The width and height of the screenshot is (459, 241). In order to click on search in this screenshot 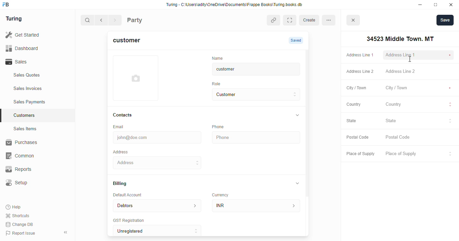, I will do `click(88, 21)`.